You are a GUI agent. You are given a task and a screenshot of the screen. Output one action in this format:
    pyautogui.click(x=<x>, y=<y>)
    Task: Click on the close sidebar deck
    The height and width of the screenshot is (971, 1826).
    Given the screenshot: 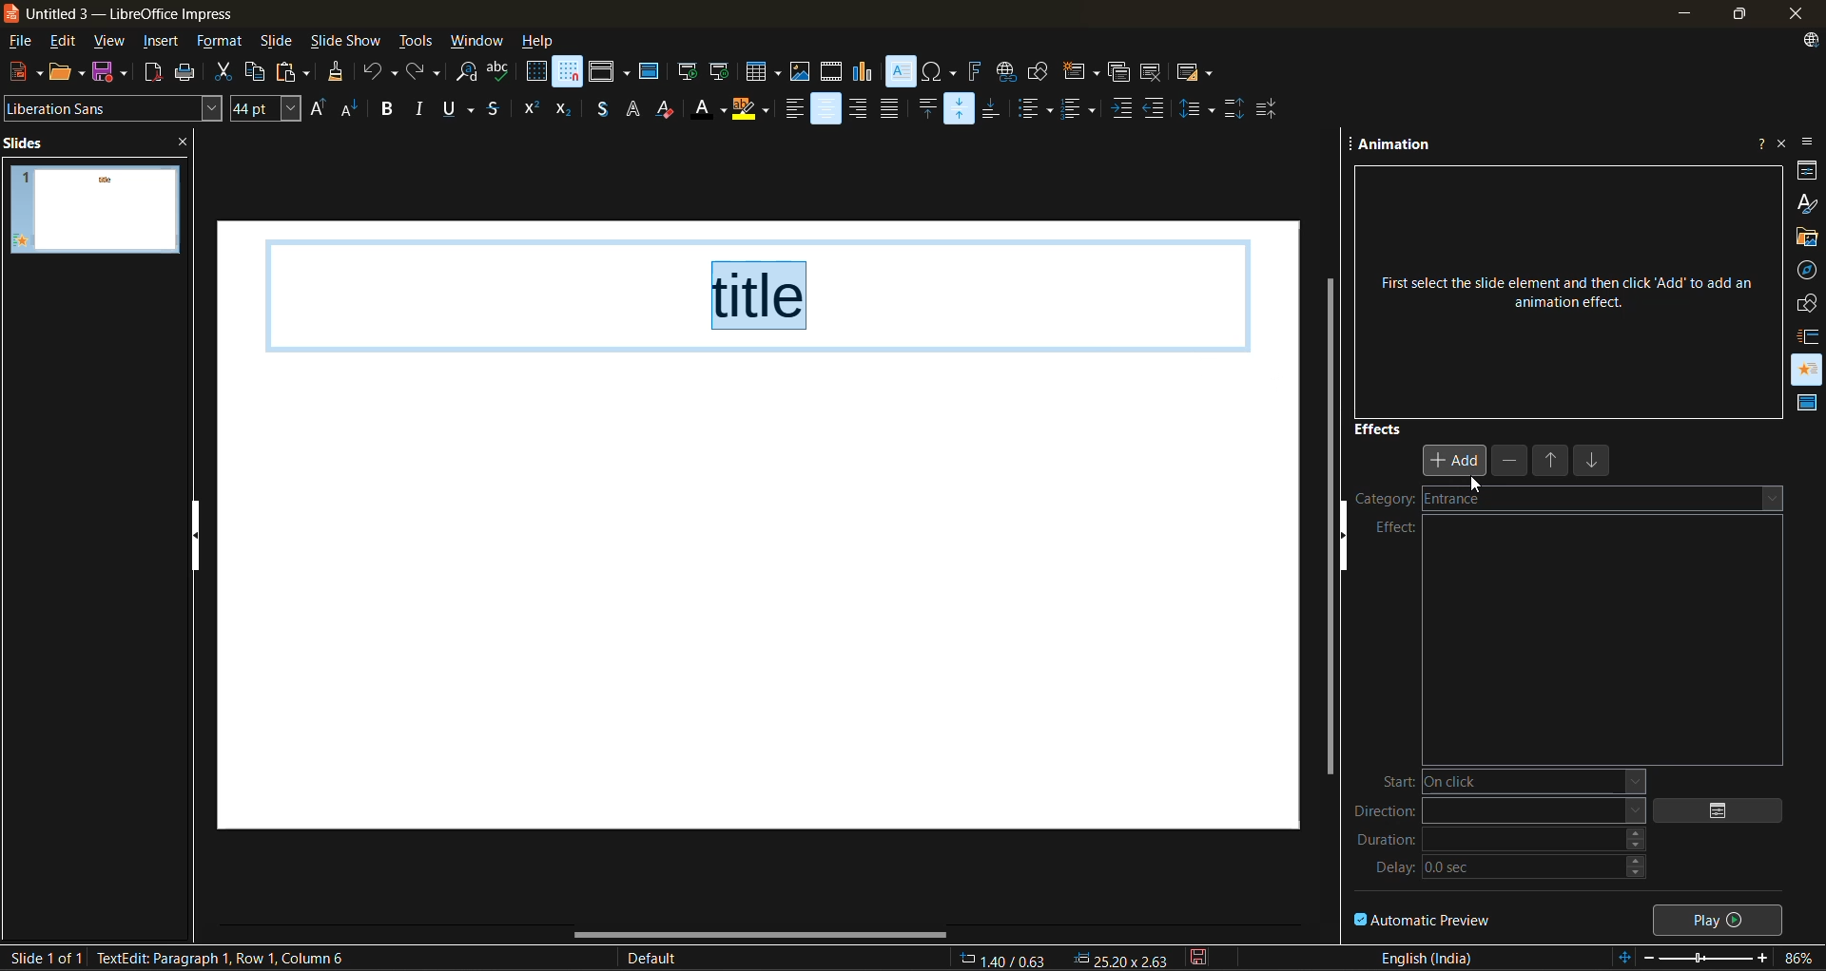 What is the action you would take?
    pyautogui.click(x=1783, y=142)
    